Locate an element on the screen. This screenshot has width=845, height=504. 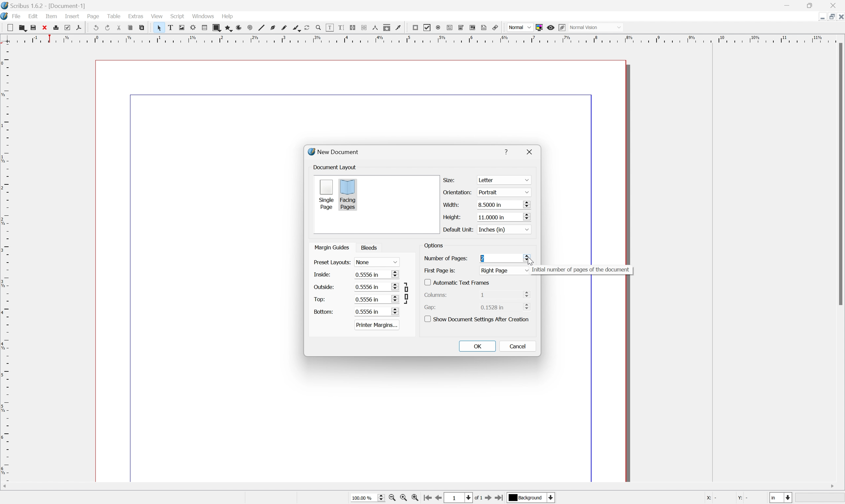
letter is located at coordinates (504, 180).